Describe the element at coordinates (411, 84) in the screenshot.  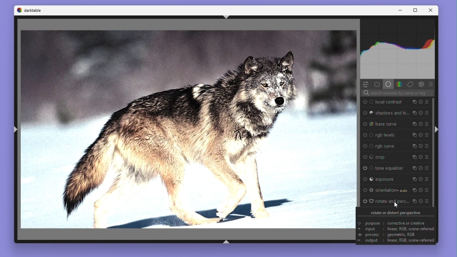
I see `Correct` at that location.